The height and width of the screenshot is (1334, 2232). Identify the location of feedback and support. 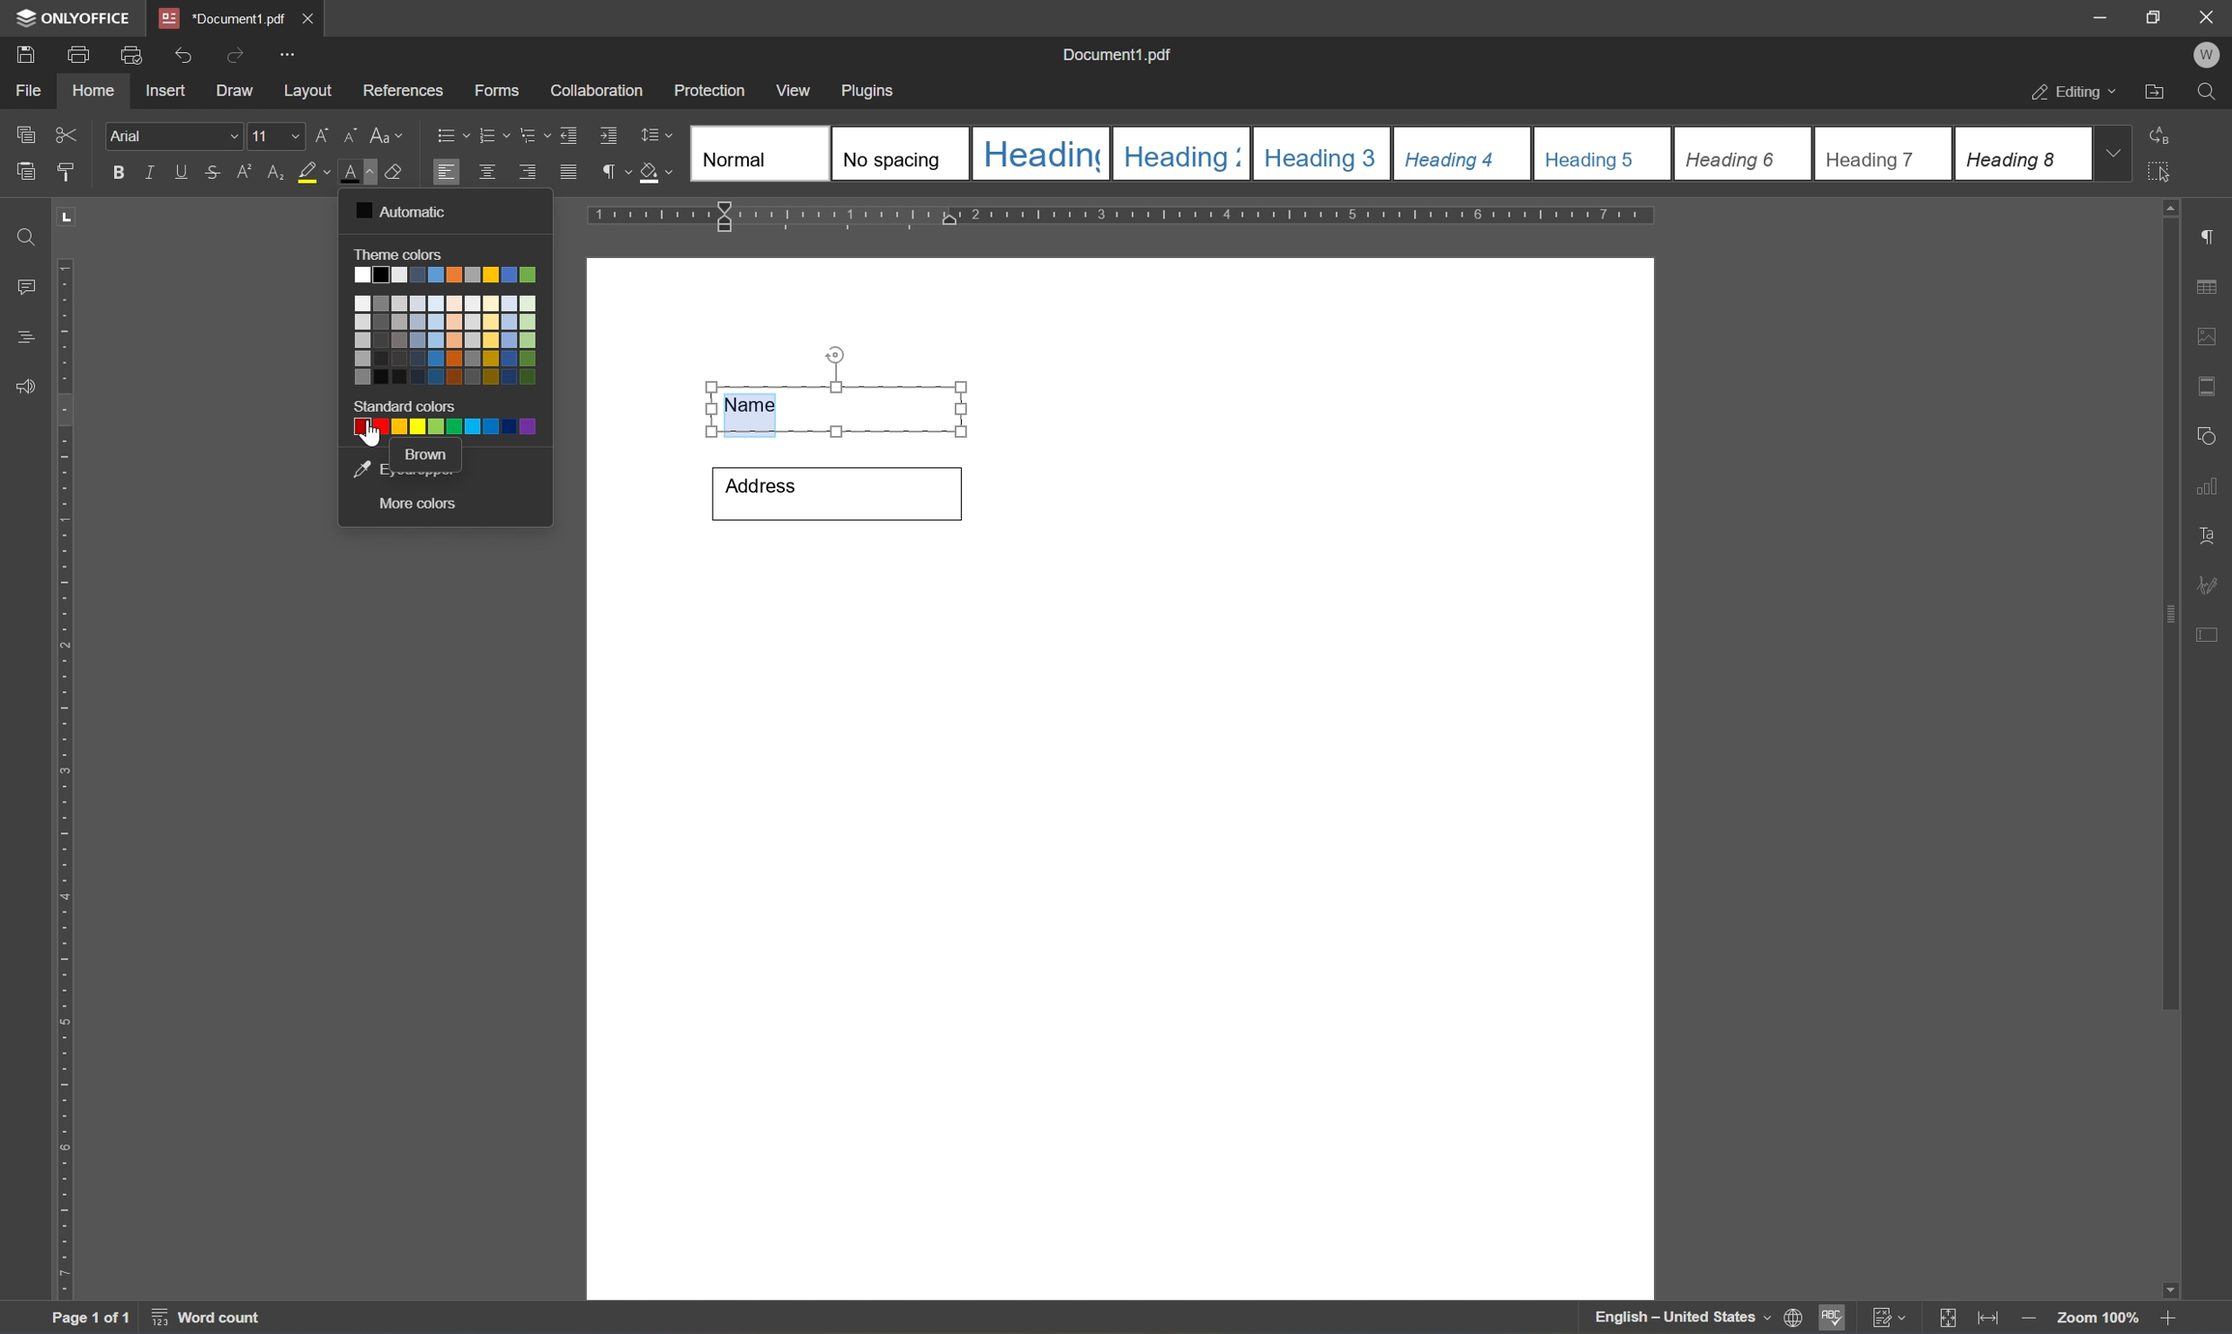
(22, 387).